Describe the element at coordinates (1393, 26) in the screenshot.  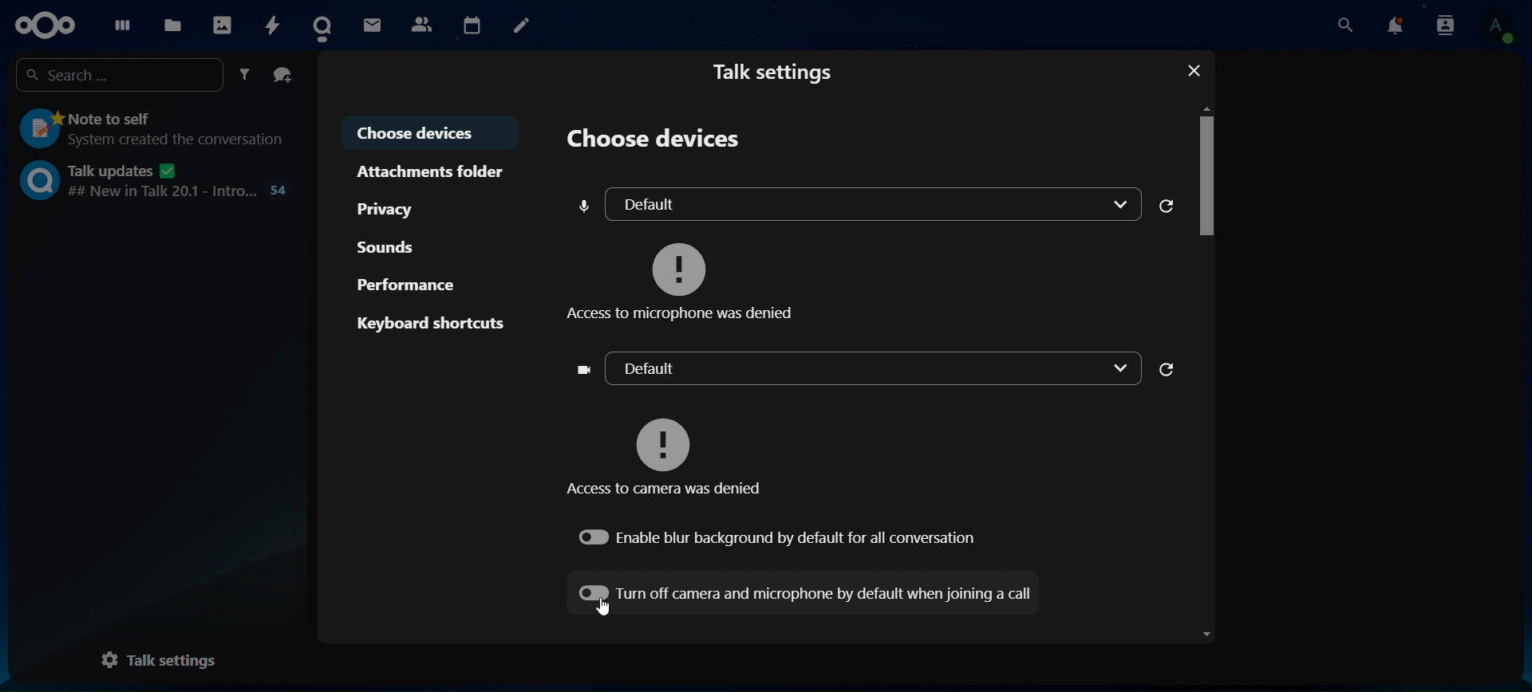
I see `notifications` at that location.